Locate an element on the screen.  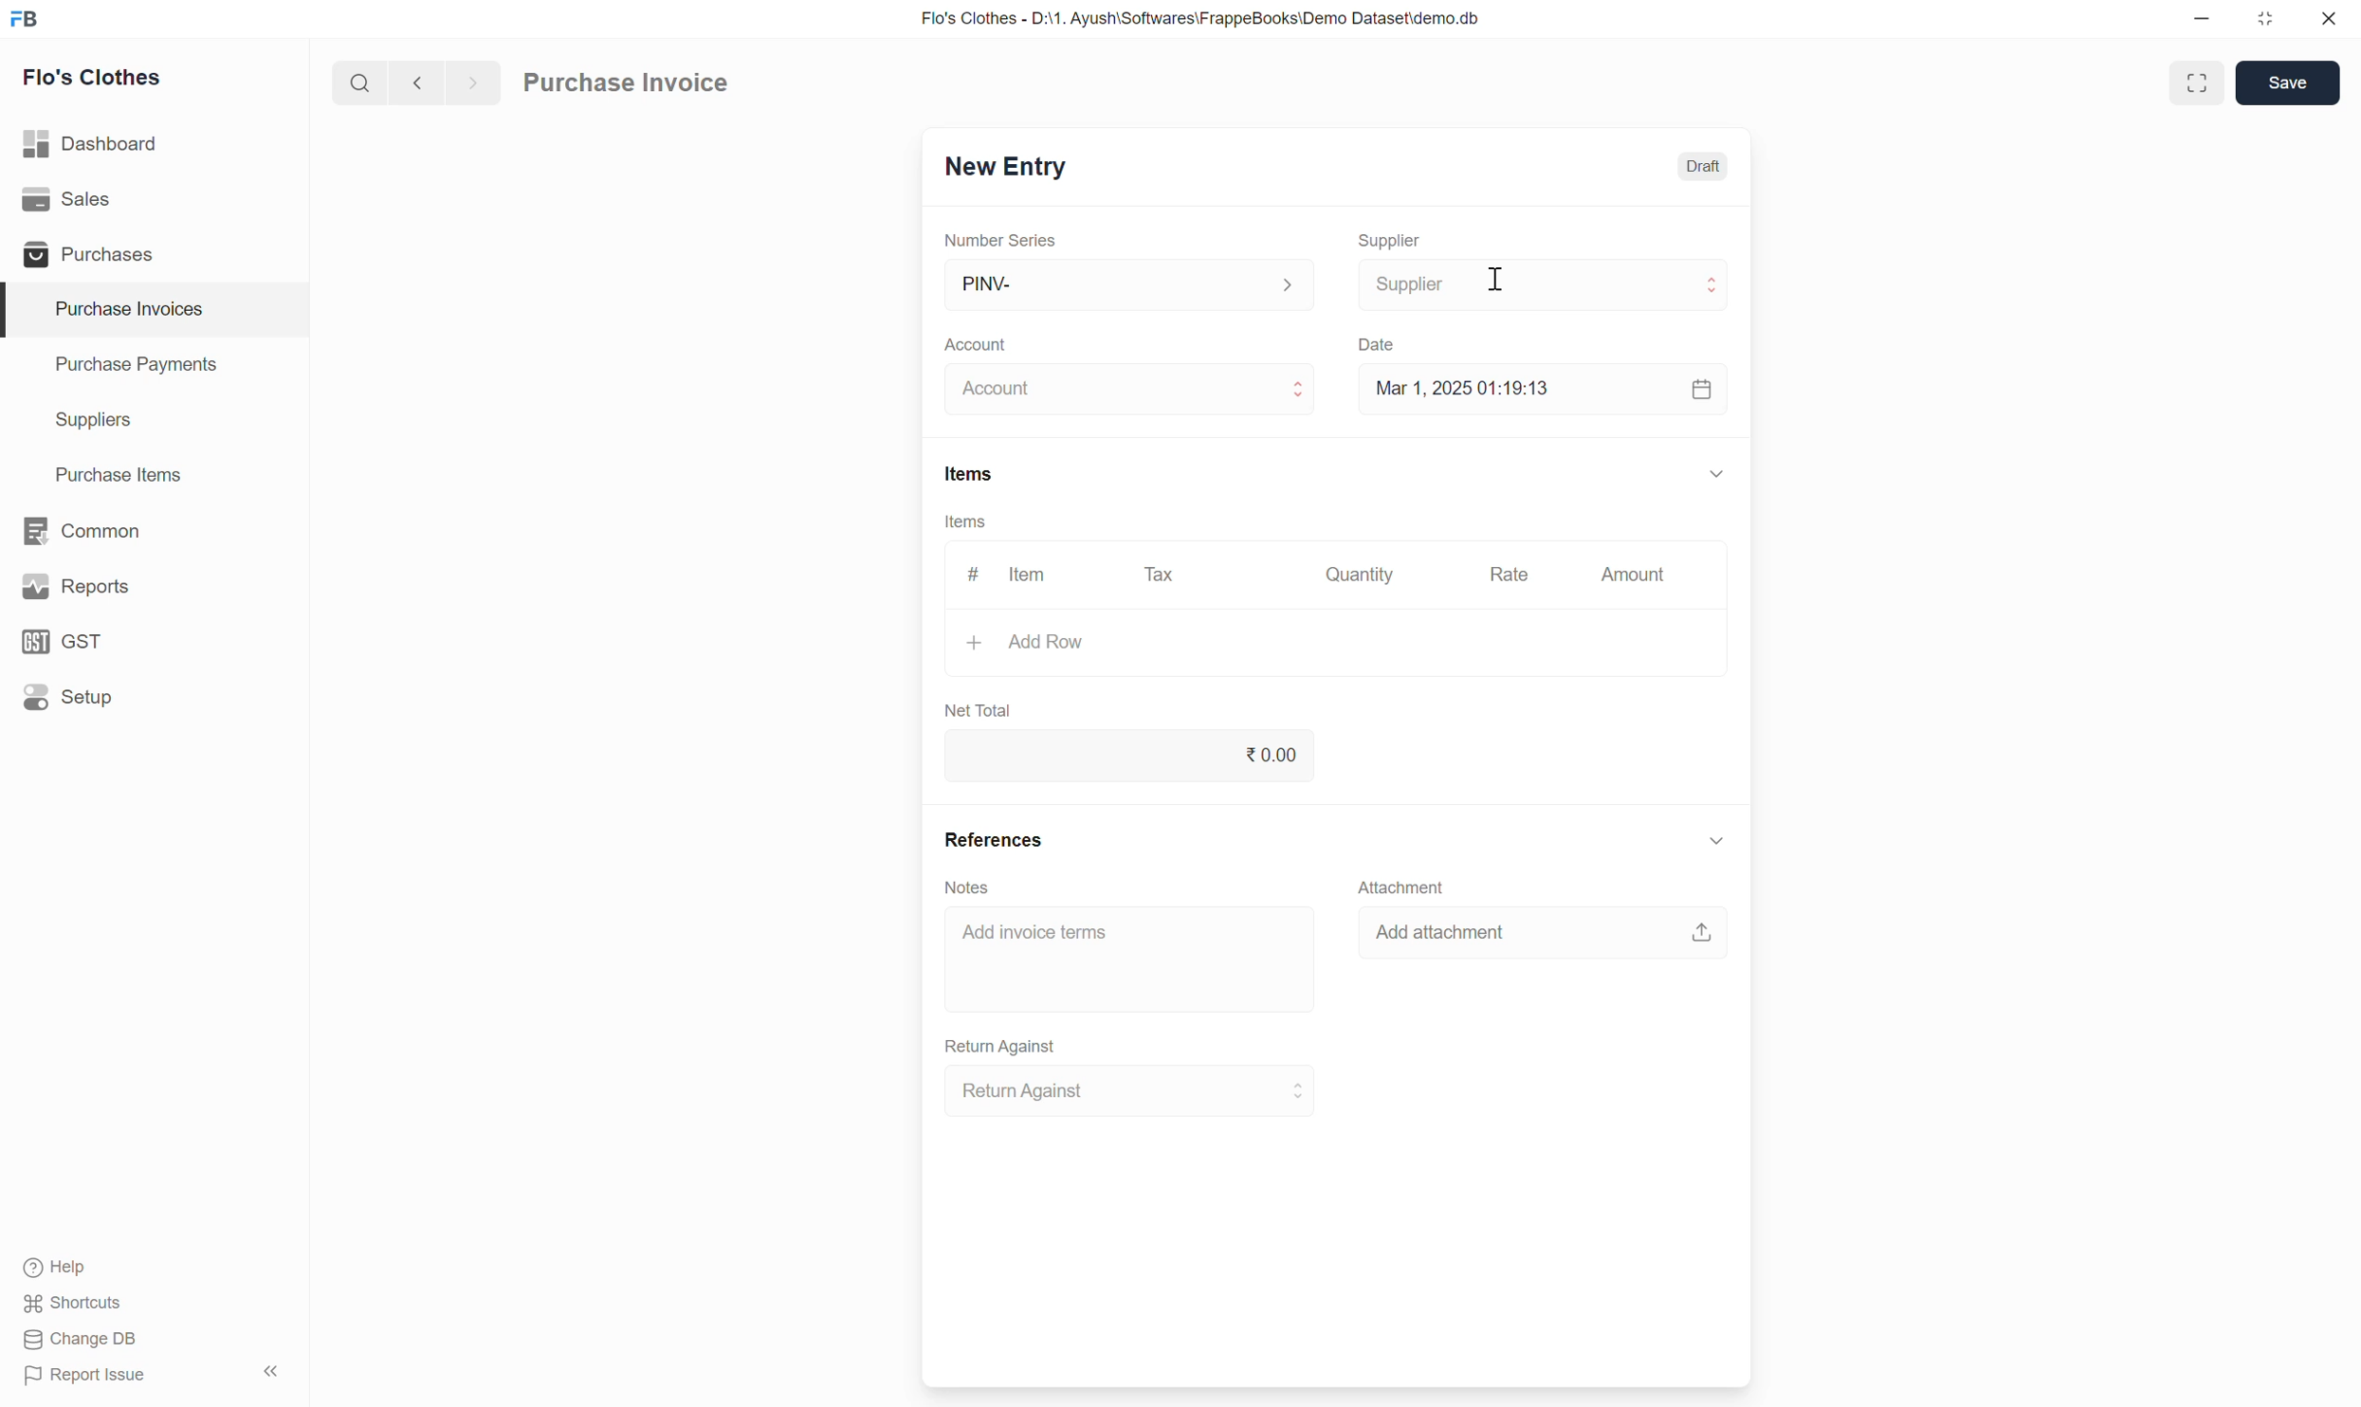
close is located at coordinates (2329, 22).